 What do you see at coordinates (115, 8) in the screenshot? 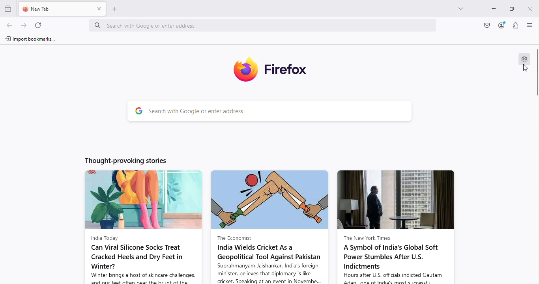
I see `Open a new tab` at bounding box center [115, 8].